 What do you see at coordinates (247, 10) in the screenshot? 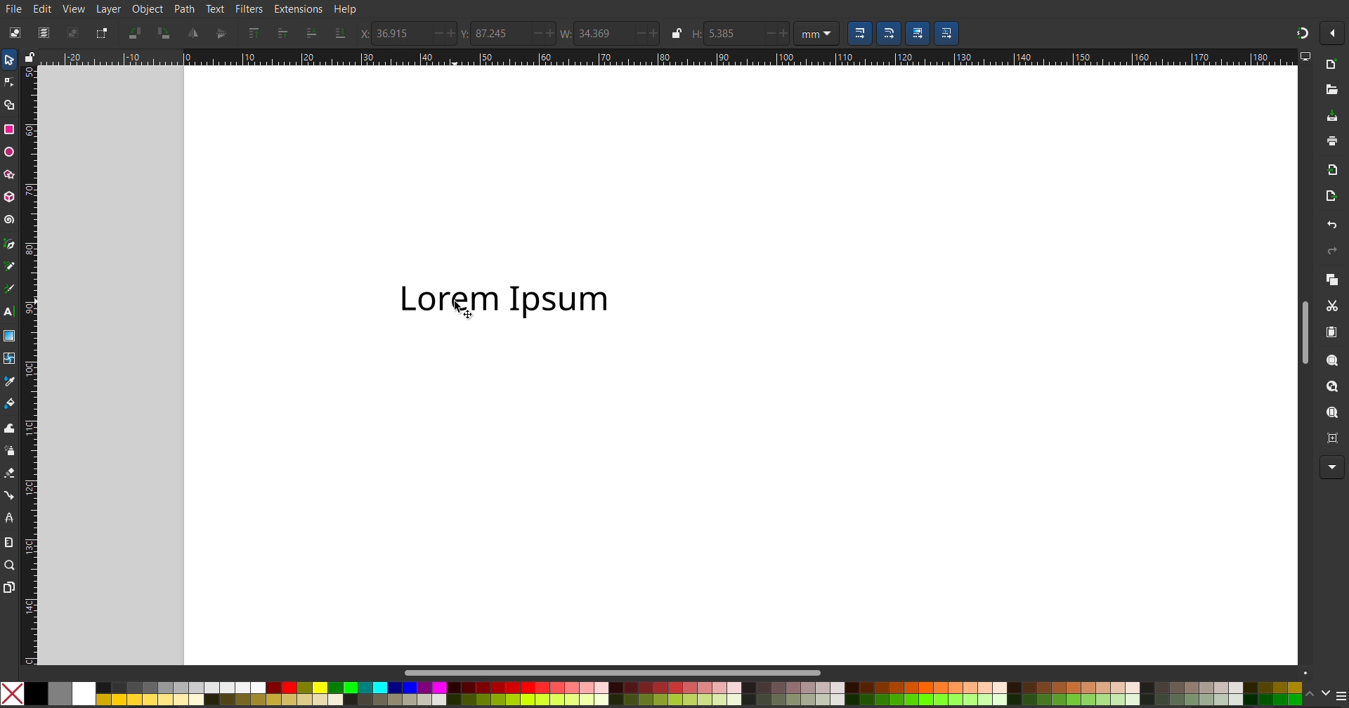
I see `Filters` at bounding box center [247, 10].